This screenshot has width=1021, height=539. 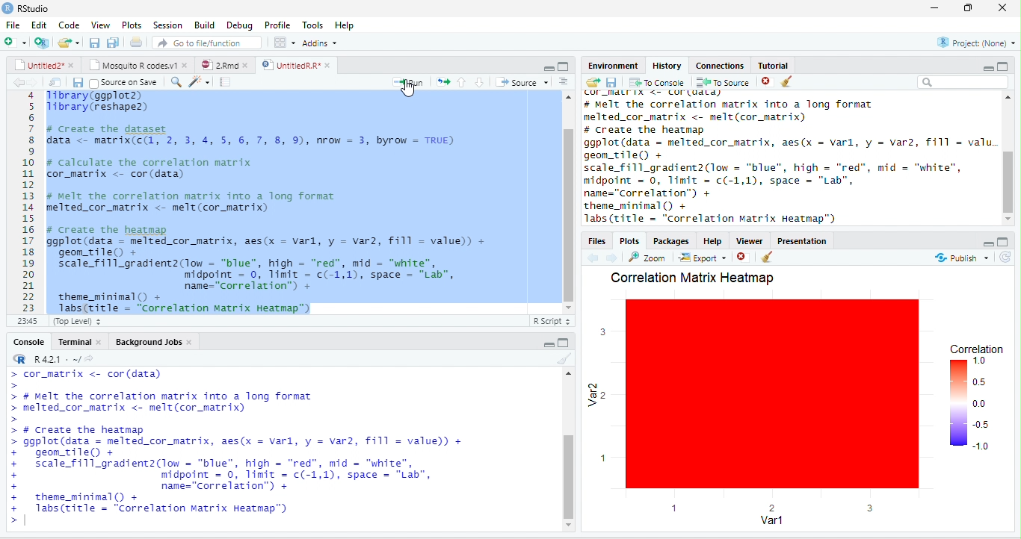 What do you see at coordinates (273, 200) in the screenshot?
I see `5 Tibrary(reshapez)

6

7 # Create the dataset

§ data <- matrix(c(, 2, 3, 4, 5, 6, 7, 8, 9), nrow = 3, byrow = TRUE)
9

0 # calculate the correlation matrix

1 cor_matrix <- cor (data)

2

3 # melt the correlation matrix into a long format

4 melted_cor_matrix <- melt(cor_matrix)

5

6 # Create the heatmap

7 ggplot(data - melted_cor_matrix, aes(x = varl, y = var2, fill = value)) +
8 geom_tileO +

9 scale_fill_gradient2(low = “blue”, high = “red”, mid = "white",

0 midpoint = 0, limit = c(-1,1), space = "Lab",
1 name="Correlation”) +

2 theme_minimal() +

BN 1absBritle = “Correlation Matrix Heatman™M` at bounding box center [273, 200].